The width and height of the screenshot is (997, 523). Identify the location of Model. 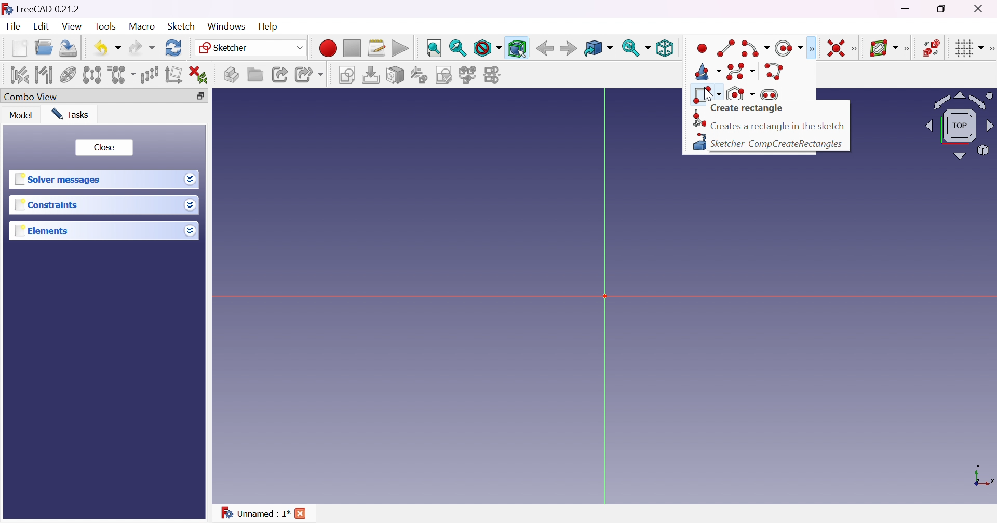
(21, 115).